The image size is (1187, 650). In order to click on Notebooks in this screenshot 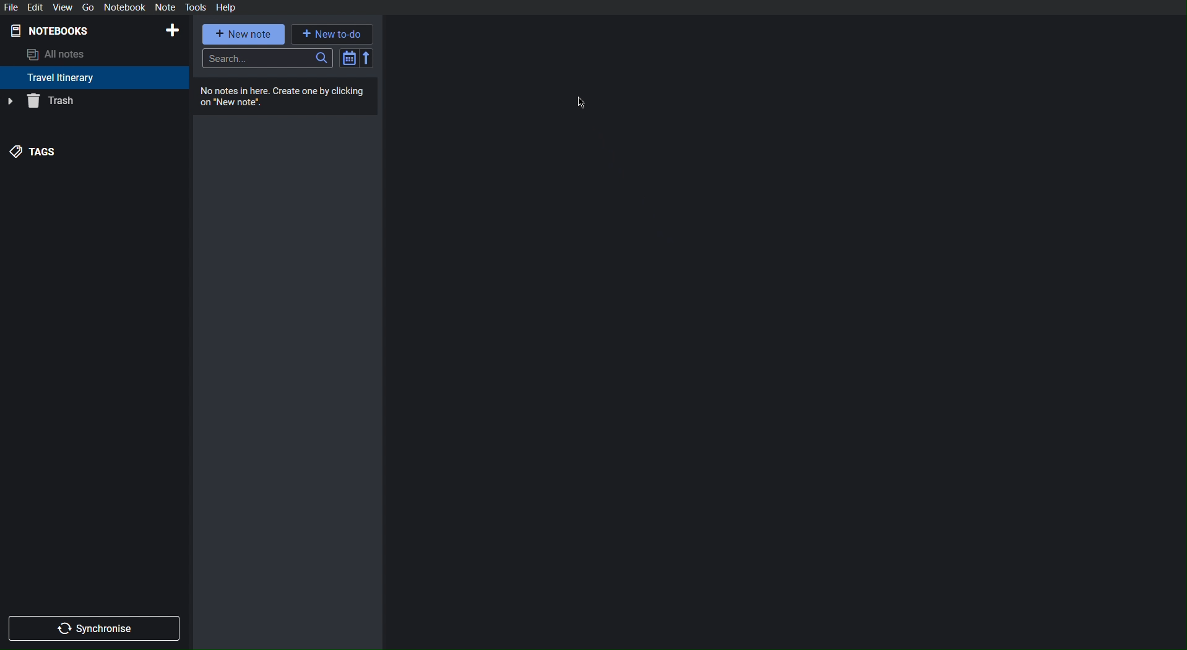, I will do `click(51, 32)`.